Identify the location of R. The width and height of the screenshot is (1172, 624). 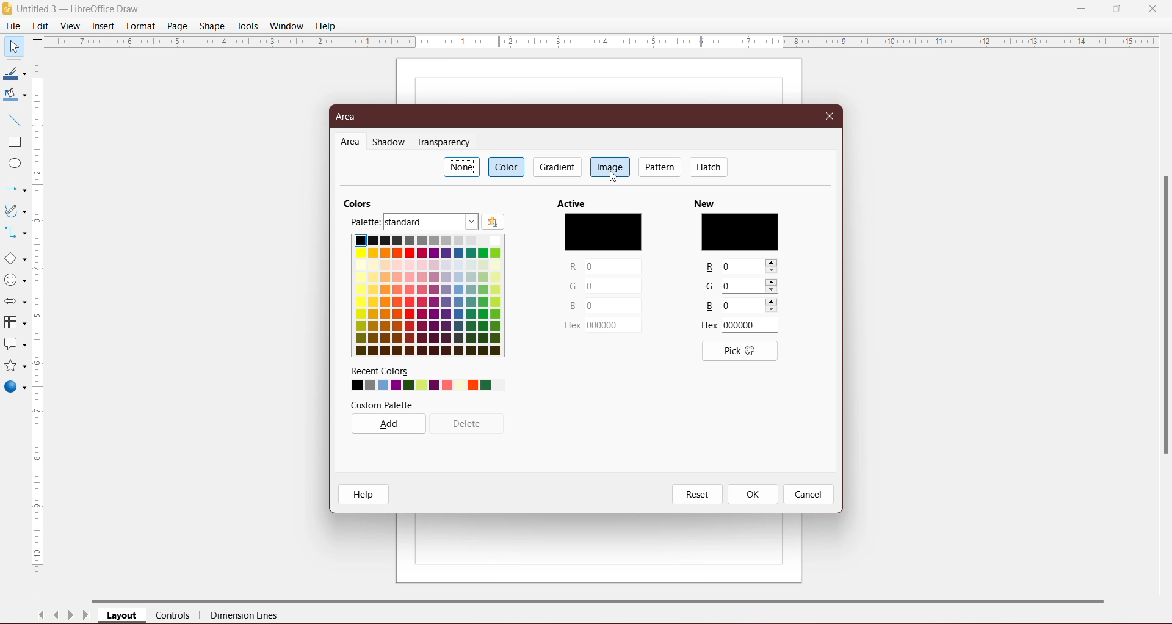
(707, 267).